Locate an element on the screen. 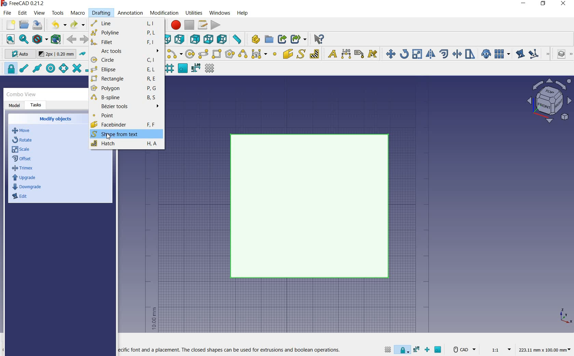  macro recording is located at coordinates (175, 25).